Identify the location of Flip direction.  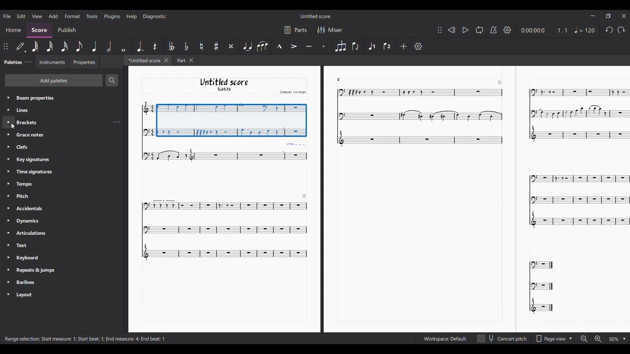
(355, 47).